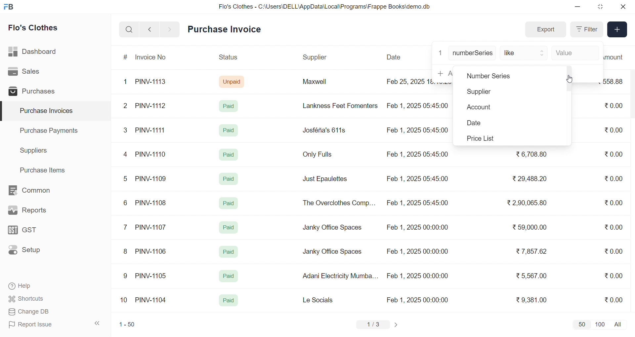 This screenshot has width=635, height=337. I want to click on Adani Electricity Mumba..., so click(341, 276).